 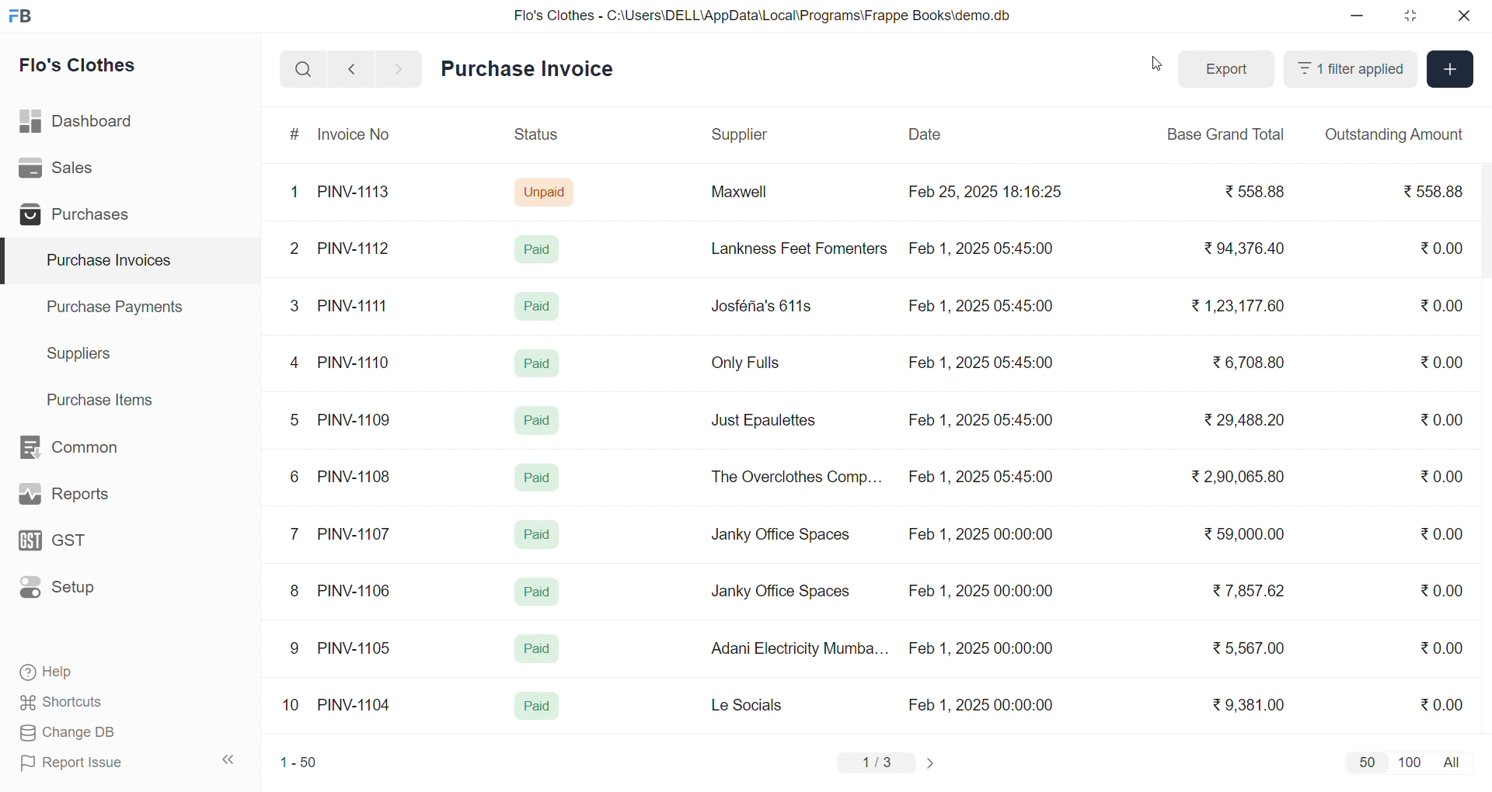 I want to click on Help, so click(x=96, y=673).